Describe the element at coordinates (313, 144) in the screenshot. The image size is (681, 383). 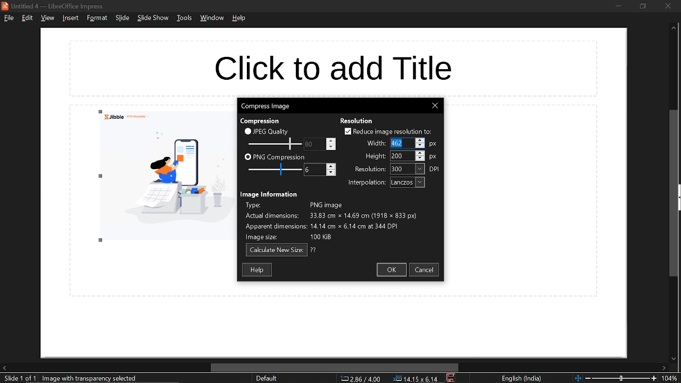
I see `PNG compression scale` at that location.